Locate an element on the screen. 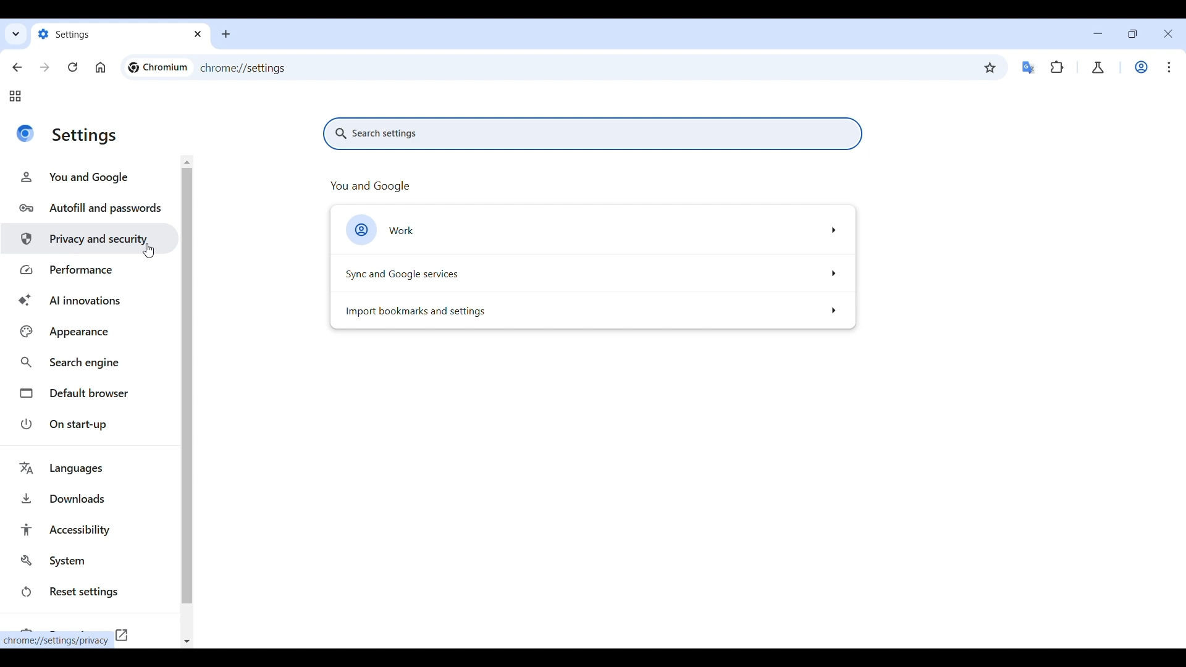 The height and width of the screenshot is (667, 1186). You and Google is located at coordinates (90, 177).